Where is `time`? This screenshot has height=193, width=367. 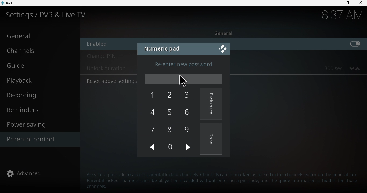
time is located at coordinates (338, 16).